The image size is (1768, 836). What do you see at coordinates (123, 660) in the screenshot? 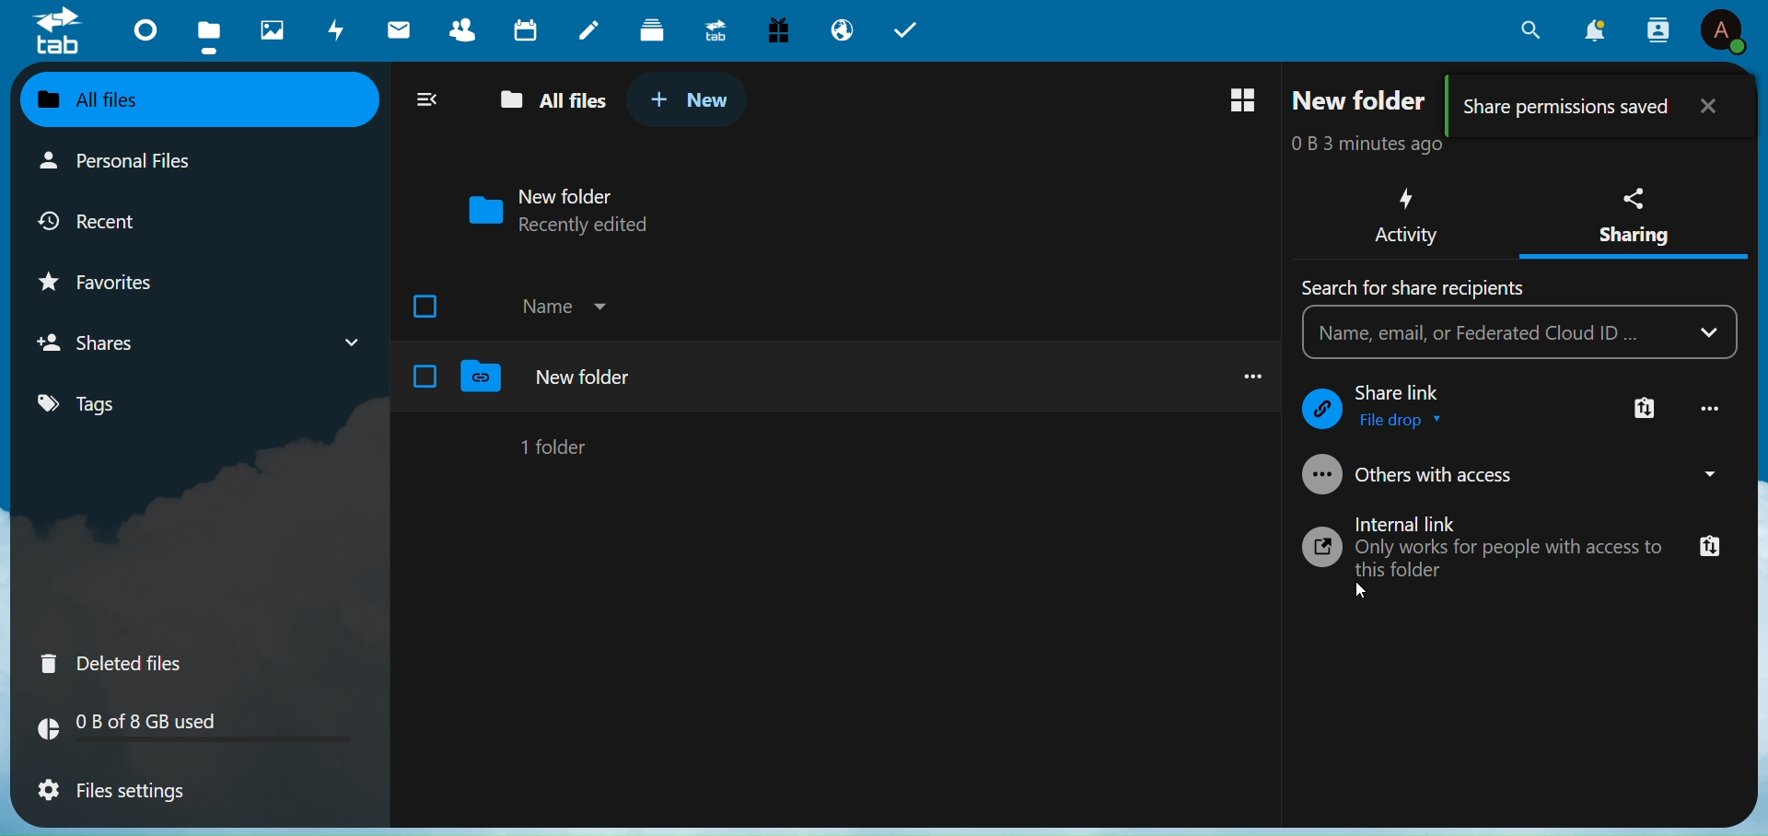
I see `Deleted FIles` at bounding box center [123, 660].